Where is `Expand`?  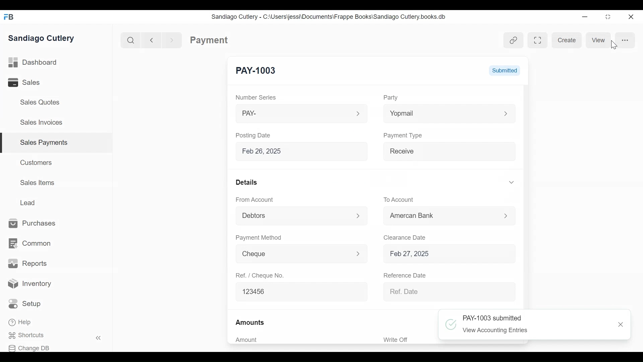 Expand is located at coordinates (511, 182).